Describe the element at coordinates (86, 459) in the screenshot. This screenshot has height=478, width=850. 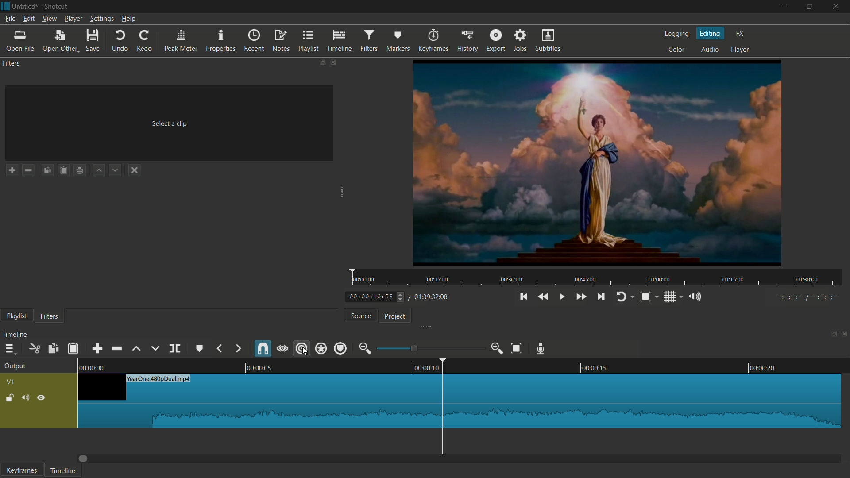
I see `move video forward` at that location.